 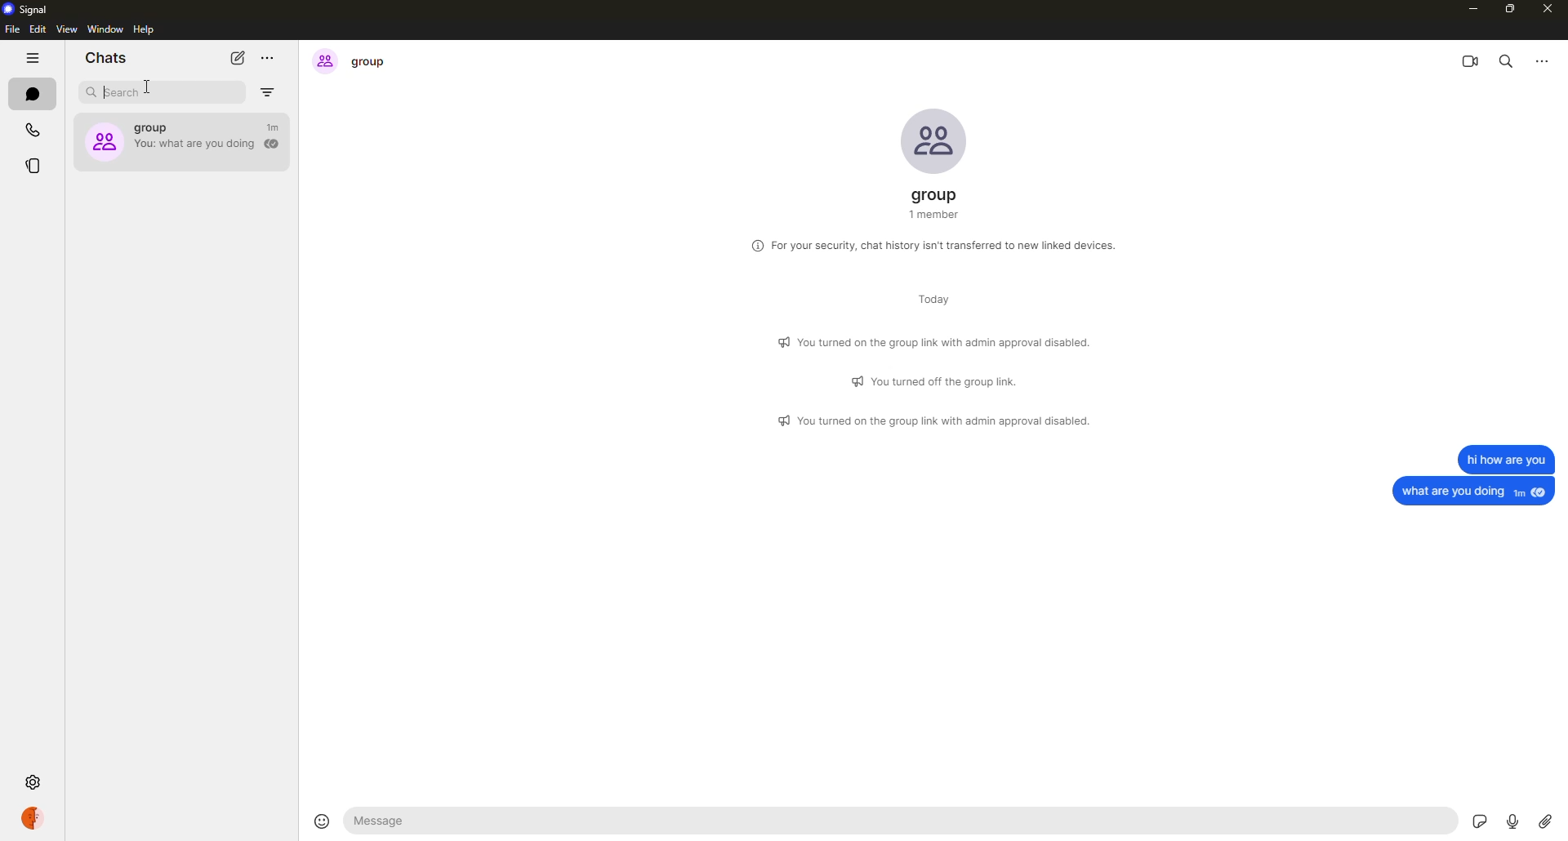 I want to click on stickers, so click(x=1480, y=817).